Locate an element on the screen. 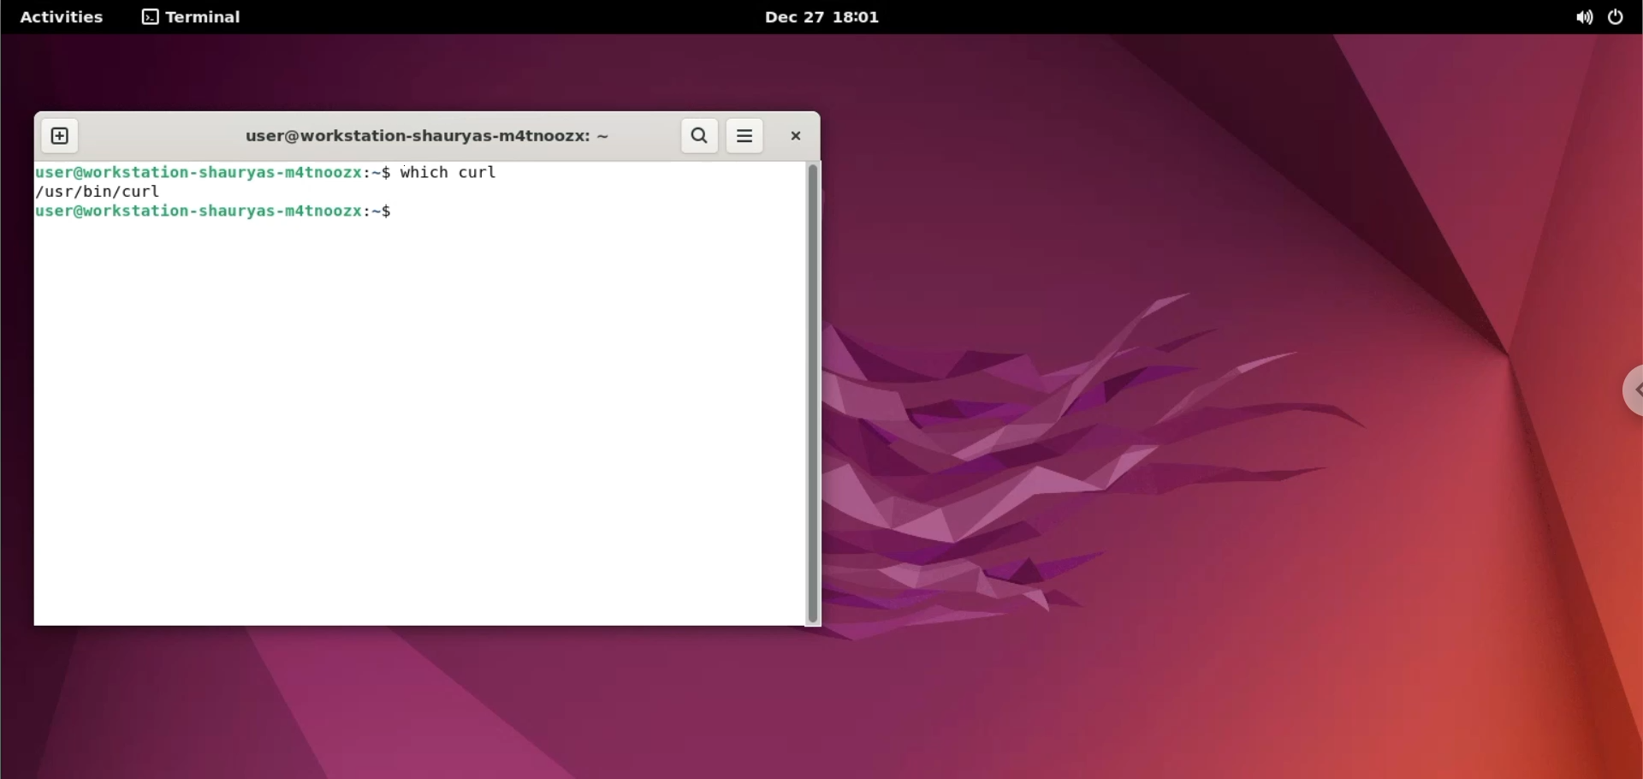 Image resolution: width=1643 pixels, height=779 pixels. command input is located at coordinates (597, 212).